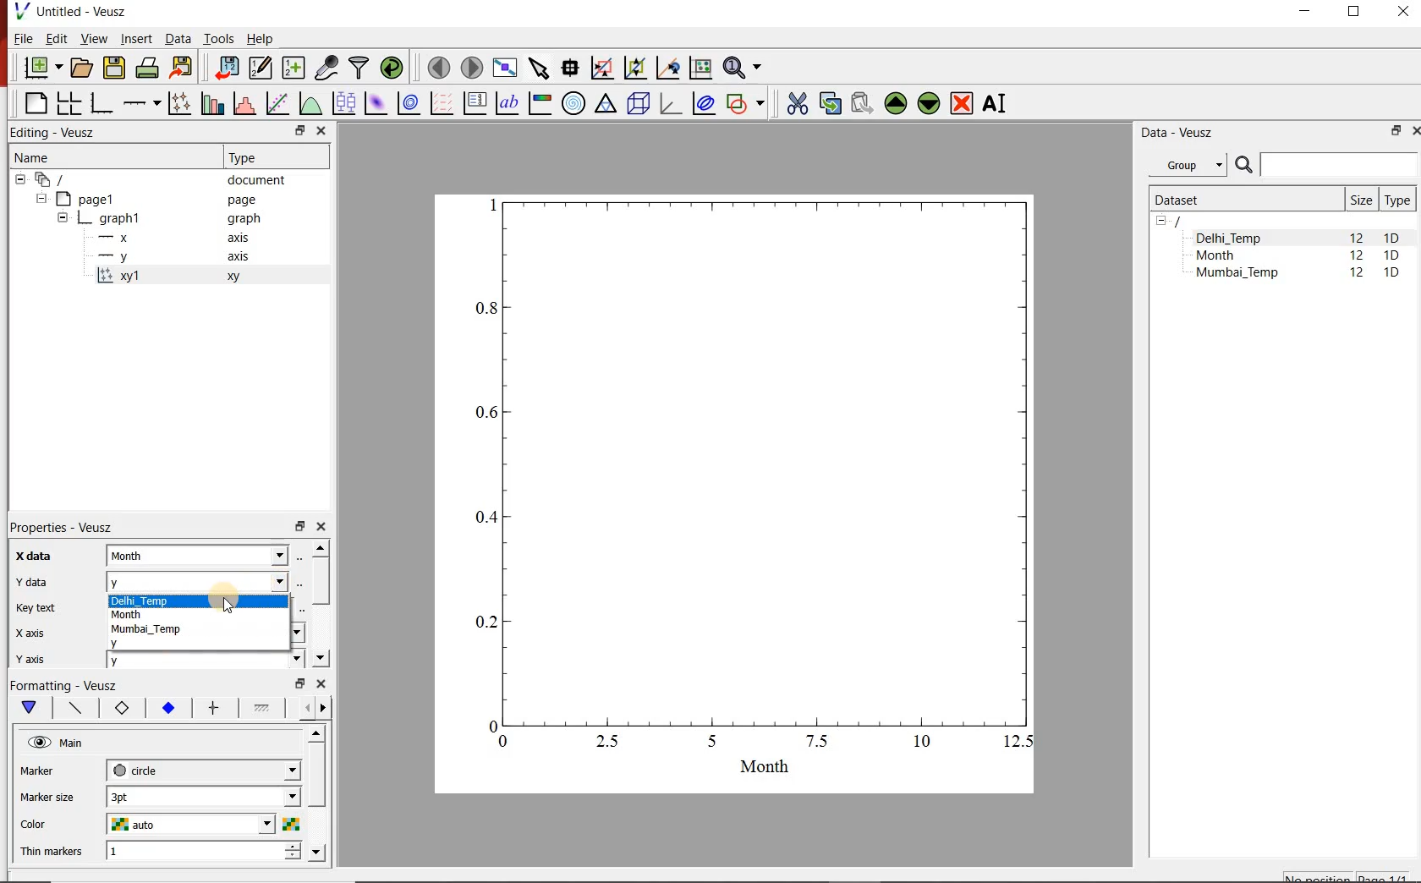  Describe the element at coordinates (377, 103) in the screenshot. I see `plot a 2d dataset as an image` at that location.